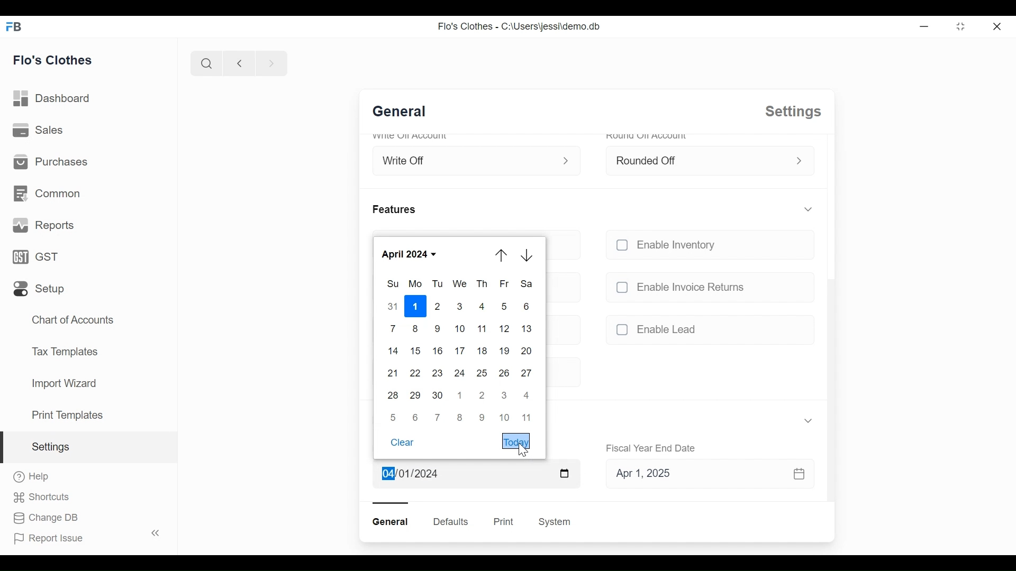 This screenshot has height=571, width=1016. Describe the element at coordinates (526, 351) in the screenshot. I see `20` at that location.